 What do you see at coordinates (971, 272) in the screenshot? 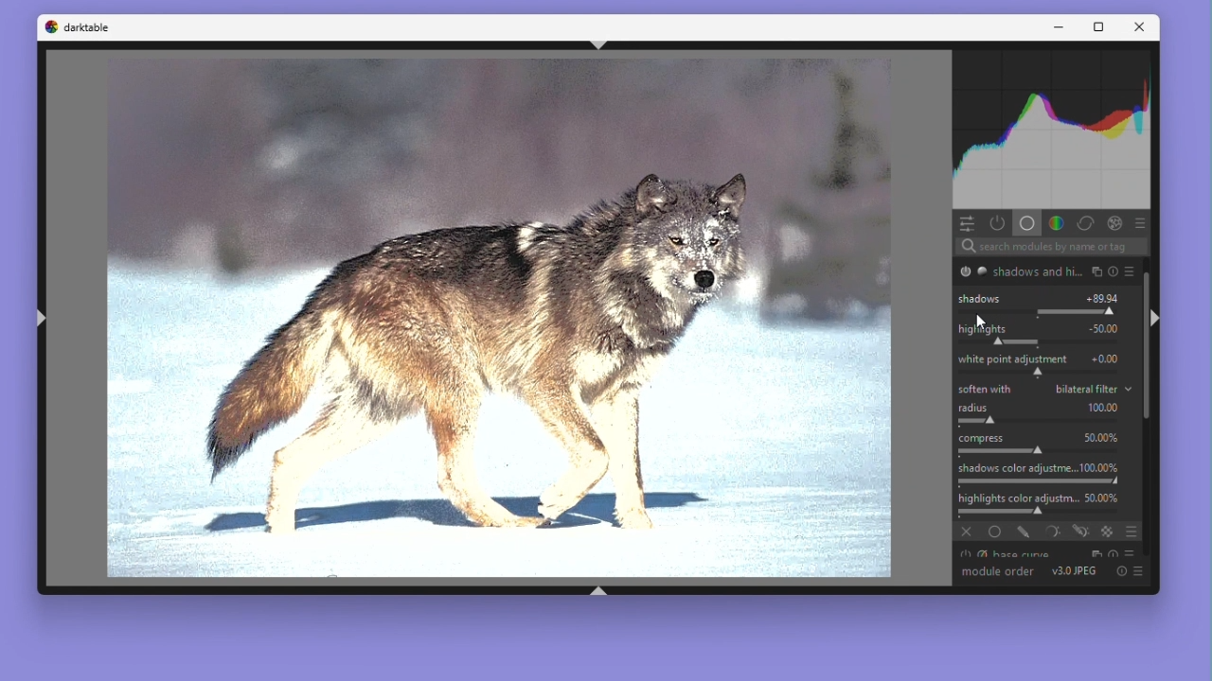
I see `'shadows and highlights' is switched on` at bounding box center [971, 272].